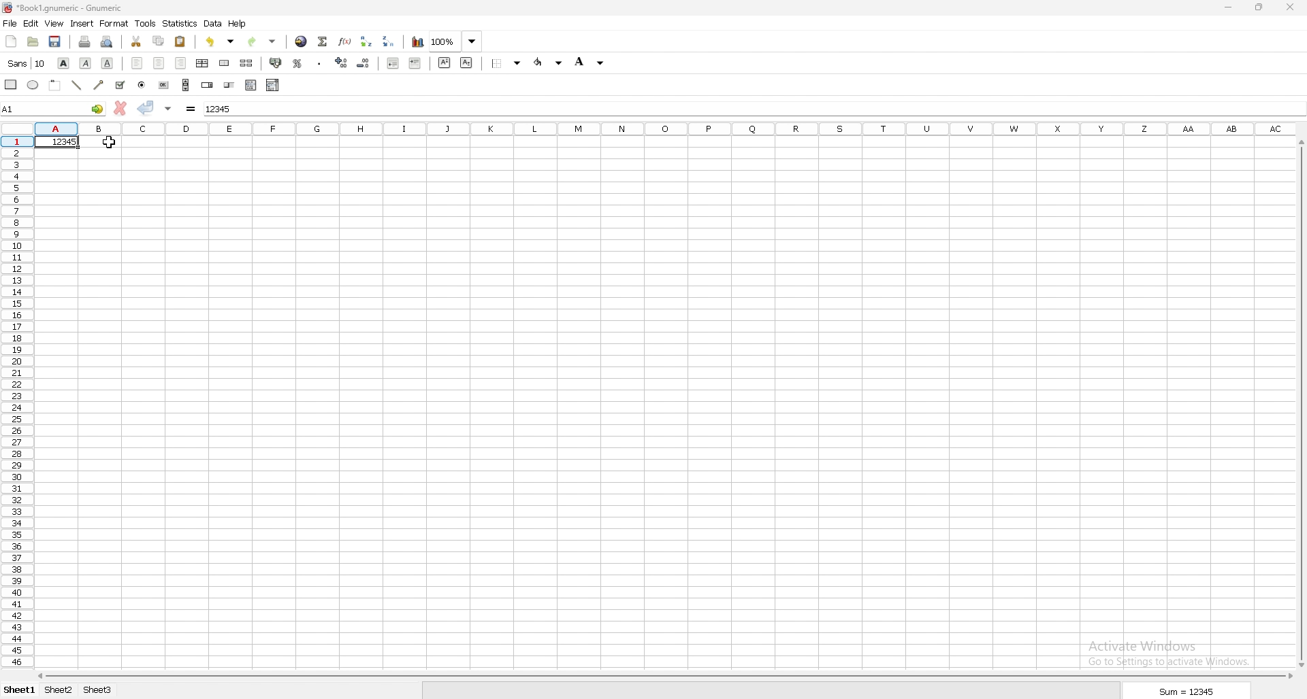 This screenshot has width=1307, height=699. Describe the element at coordinates (169, 109) in the screenshot. I see `accept changes in all cells` at that location.